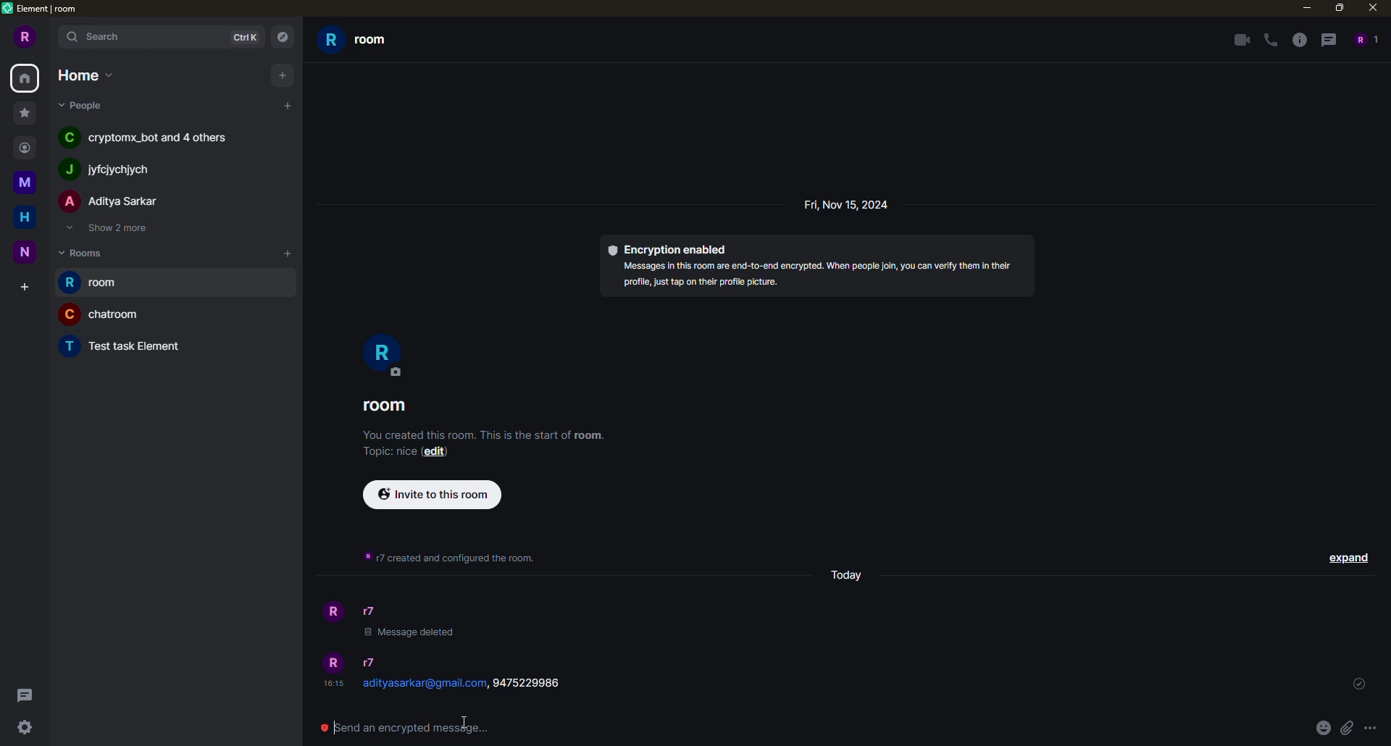  What do you see at coordinates (333, 682) in the screenshot?
I see `time` at bounding box center [333, 682].